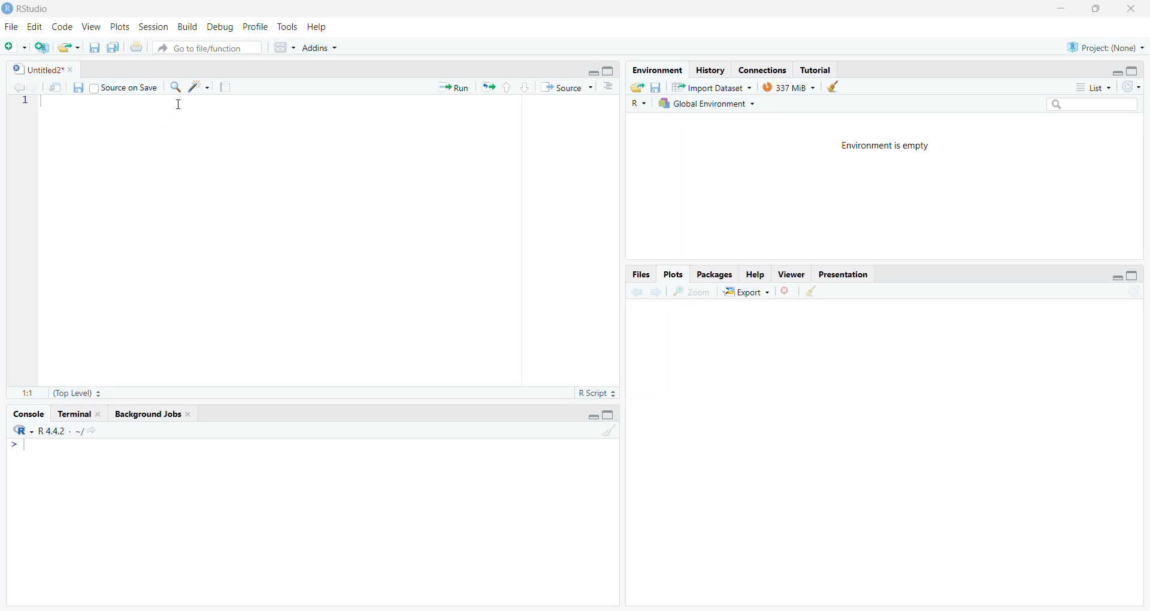 This screenshot has height=611, width=1150. I want to click on Plots, so click(673, 274).